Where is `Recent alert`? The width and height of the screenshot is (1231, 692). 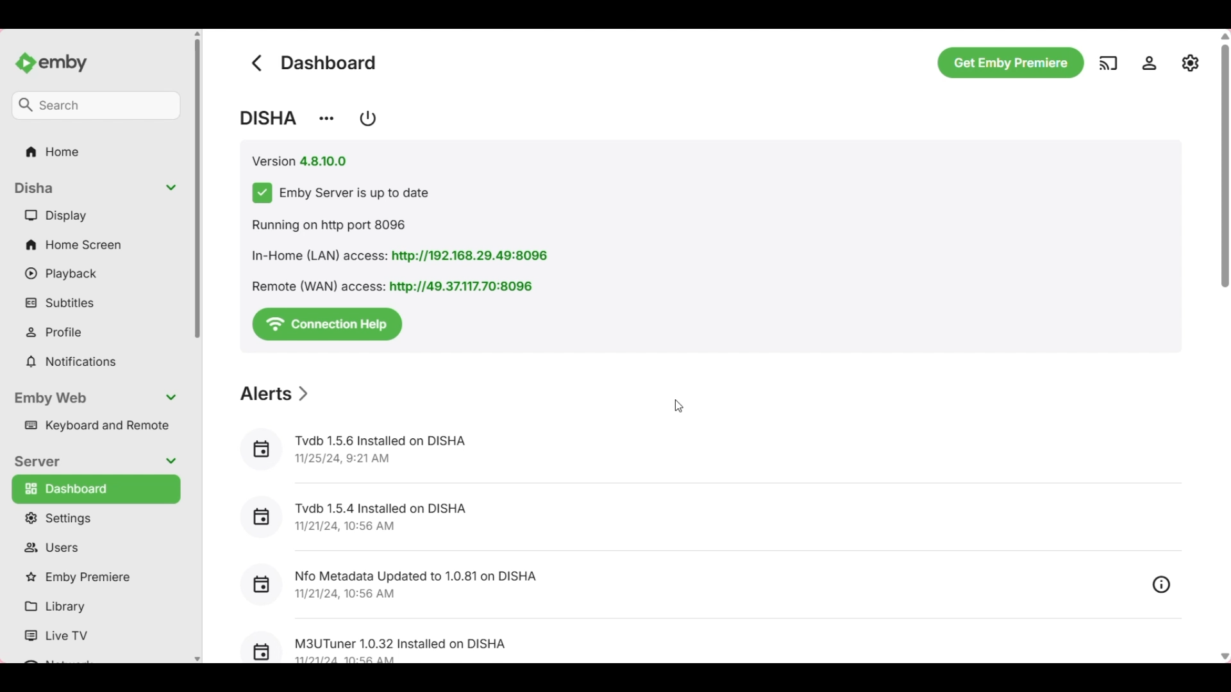
Recent alert is located at coordinates (707, 518).